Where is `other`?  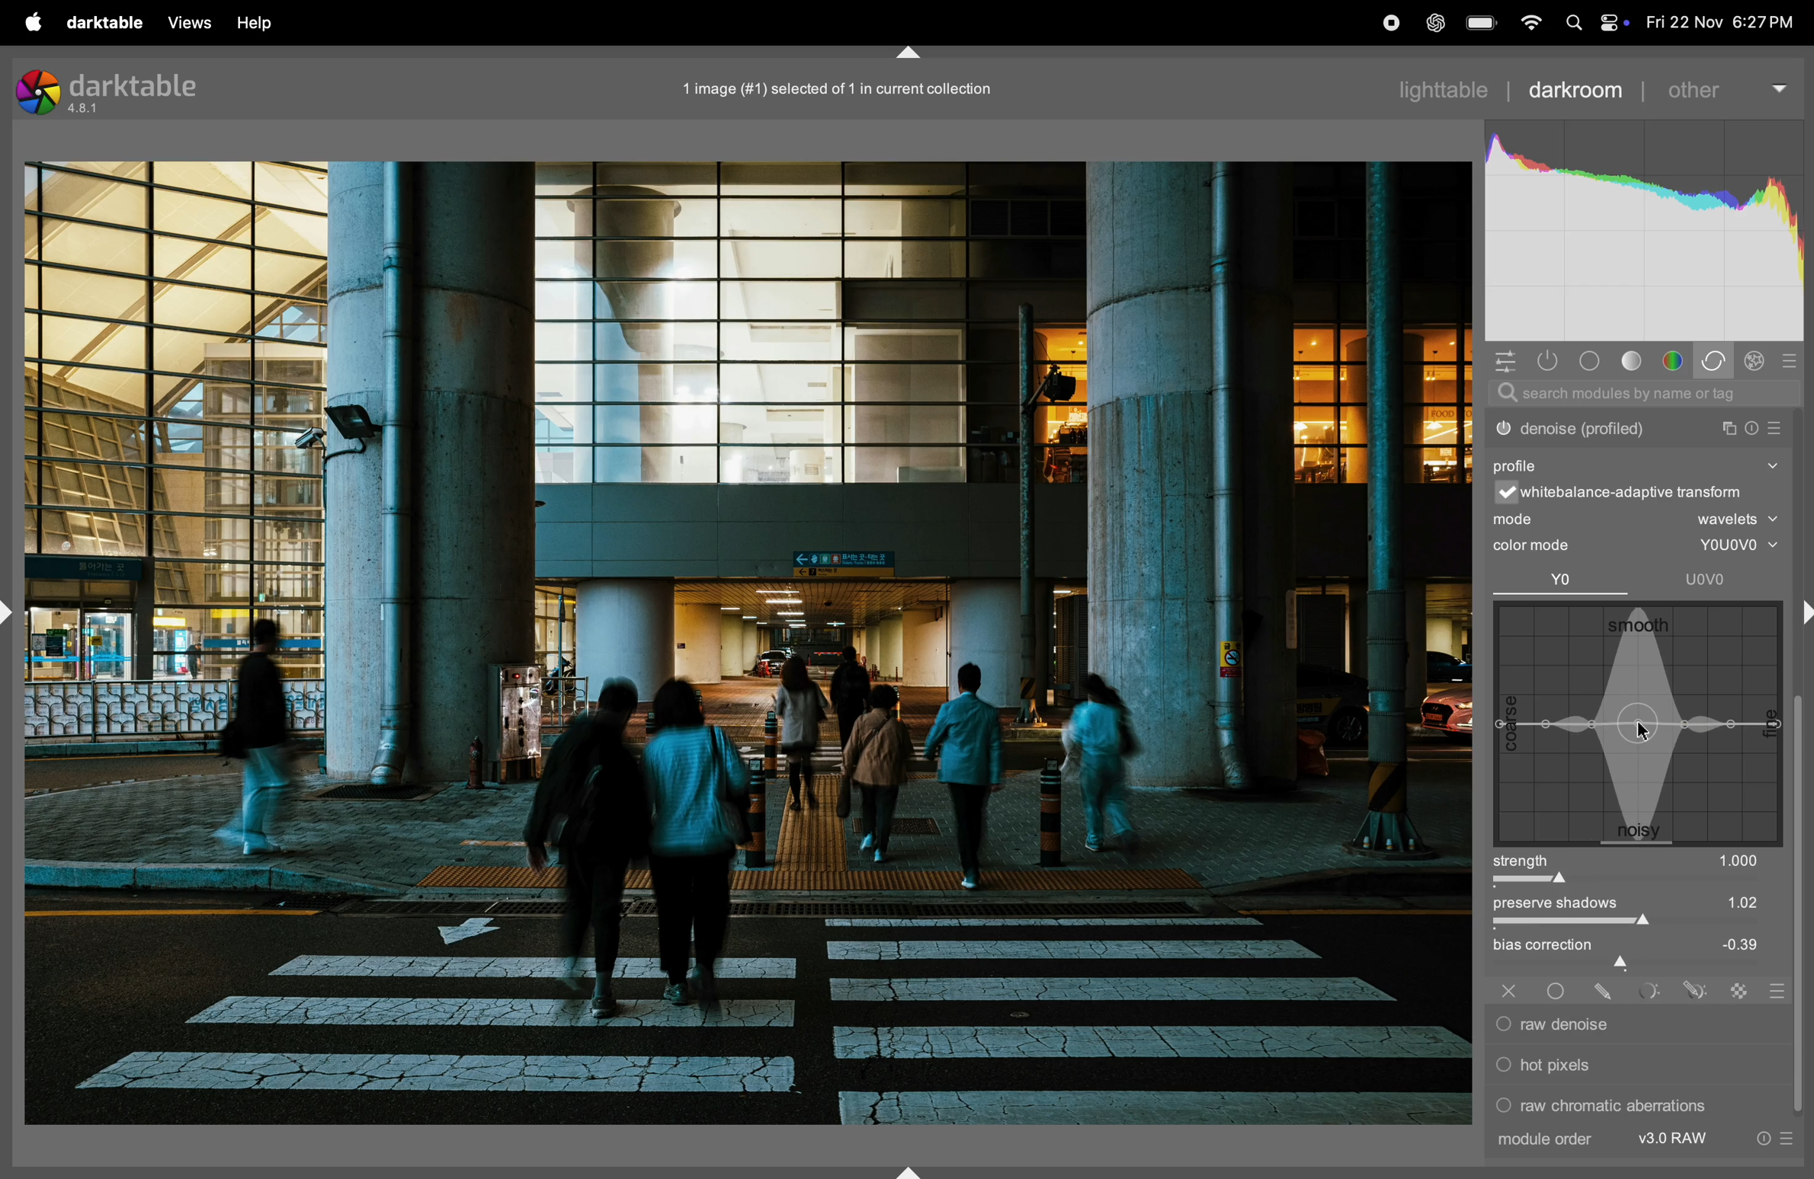
other is located at coordinates (1723, 88).